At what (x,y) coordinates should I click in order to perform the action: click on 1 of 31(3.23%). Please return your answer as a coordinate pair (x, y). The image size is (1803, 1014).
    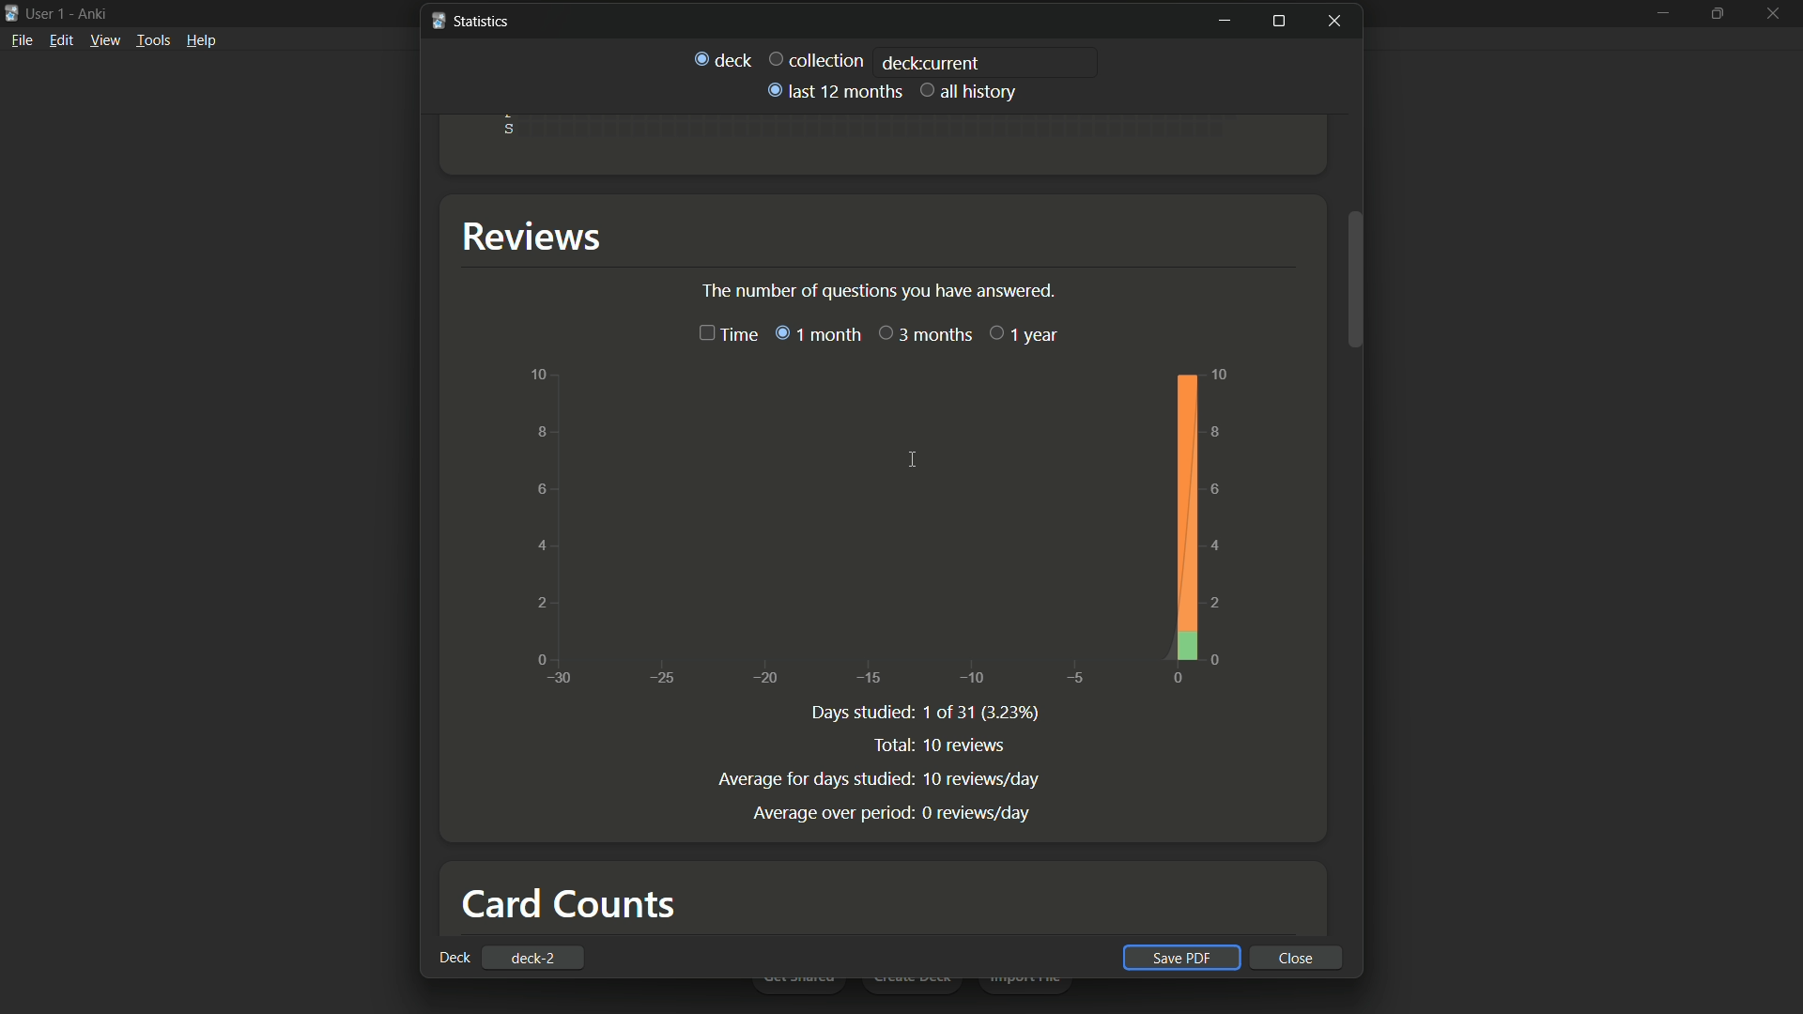
    Looking at the image, I should click on (983, 714).